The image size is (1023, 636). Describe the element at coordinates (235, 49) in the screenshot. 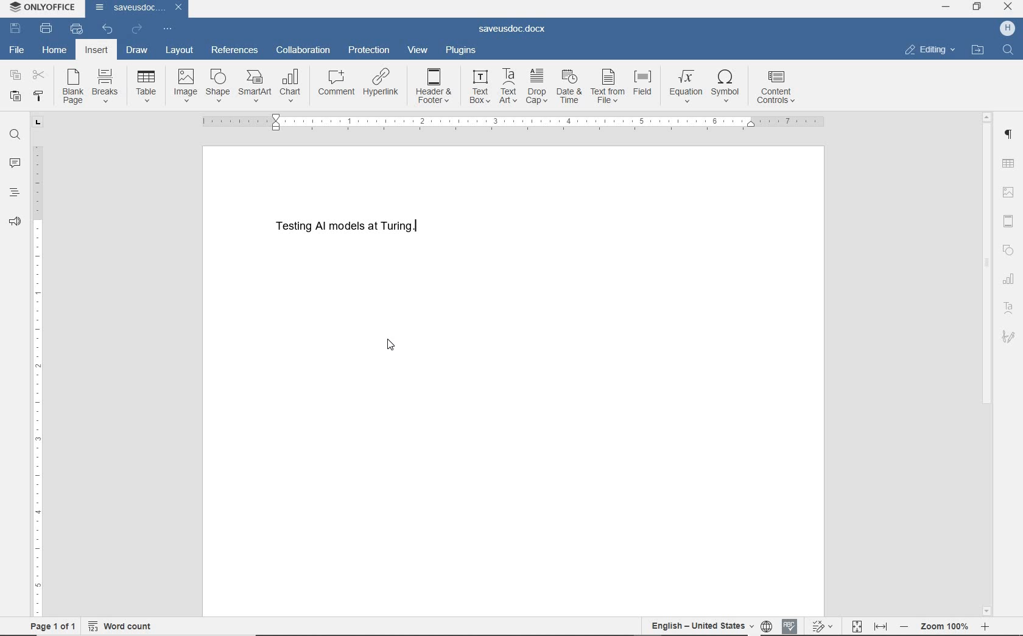

I see `references` at that location.